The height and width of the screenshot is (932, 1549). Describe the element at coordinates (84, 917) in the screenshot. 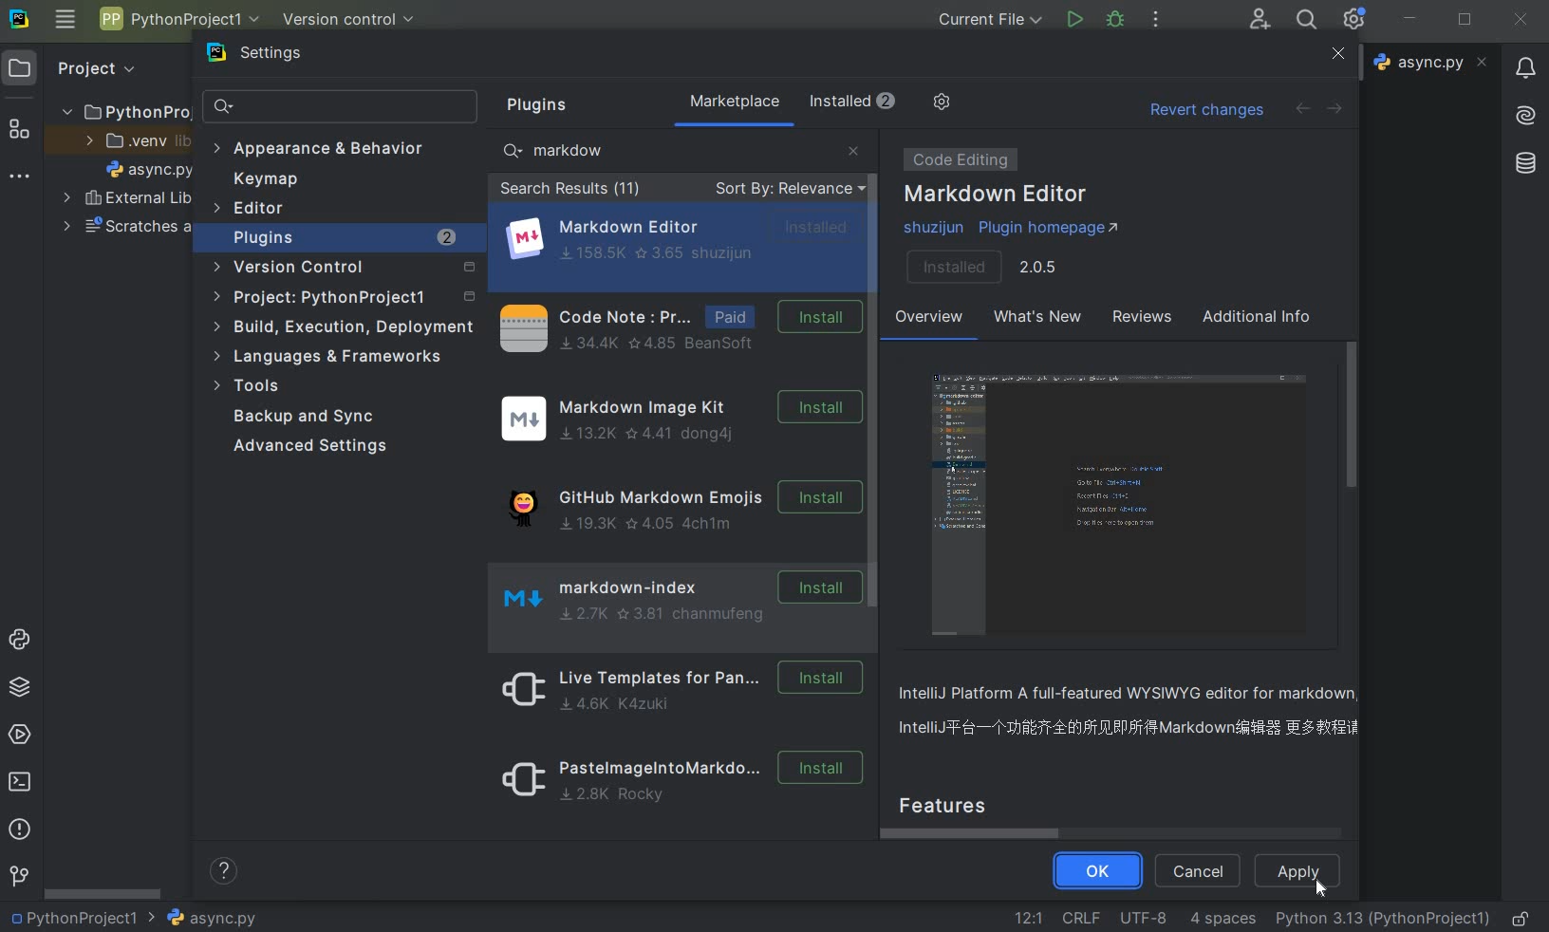

I see `Project name` at that location.